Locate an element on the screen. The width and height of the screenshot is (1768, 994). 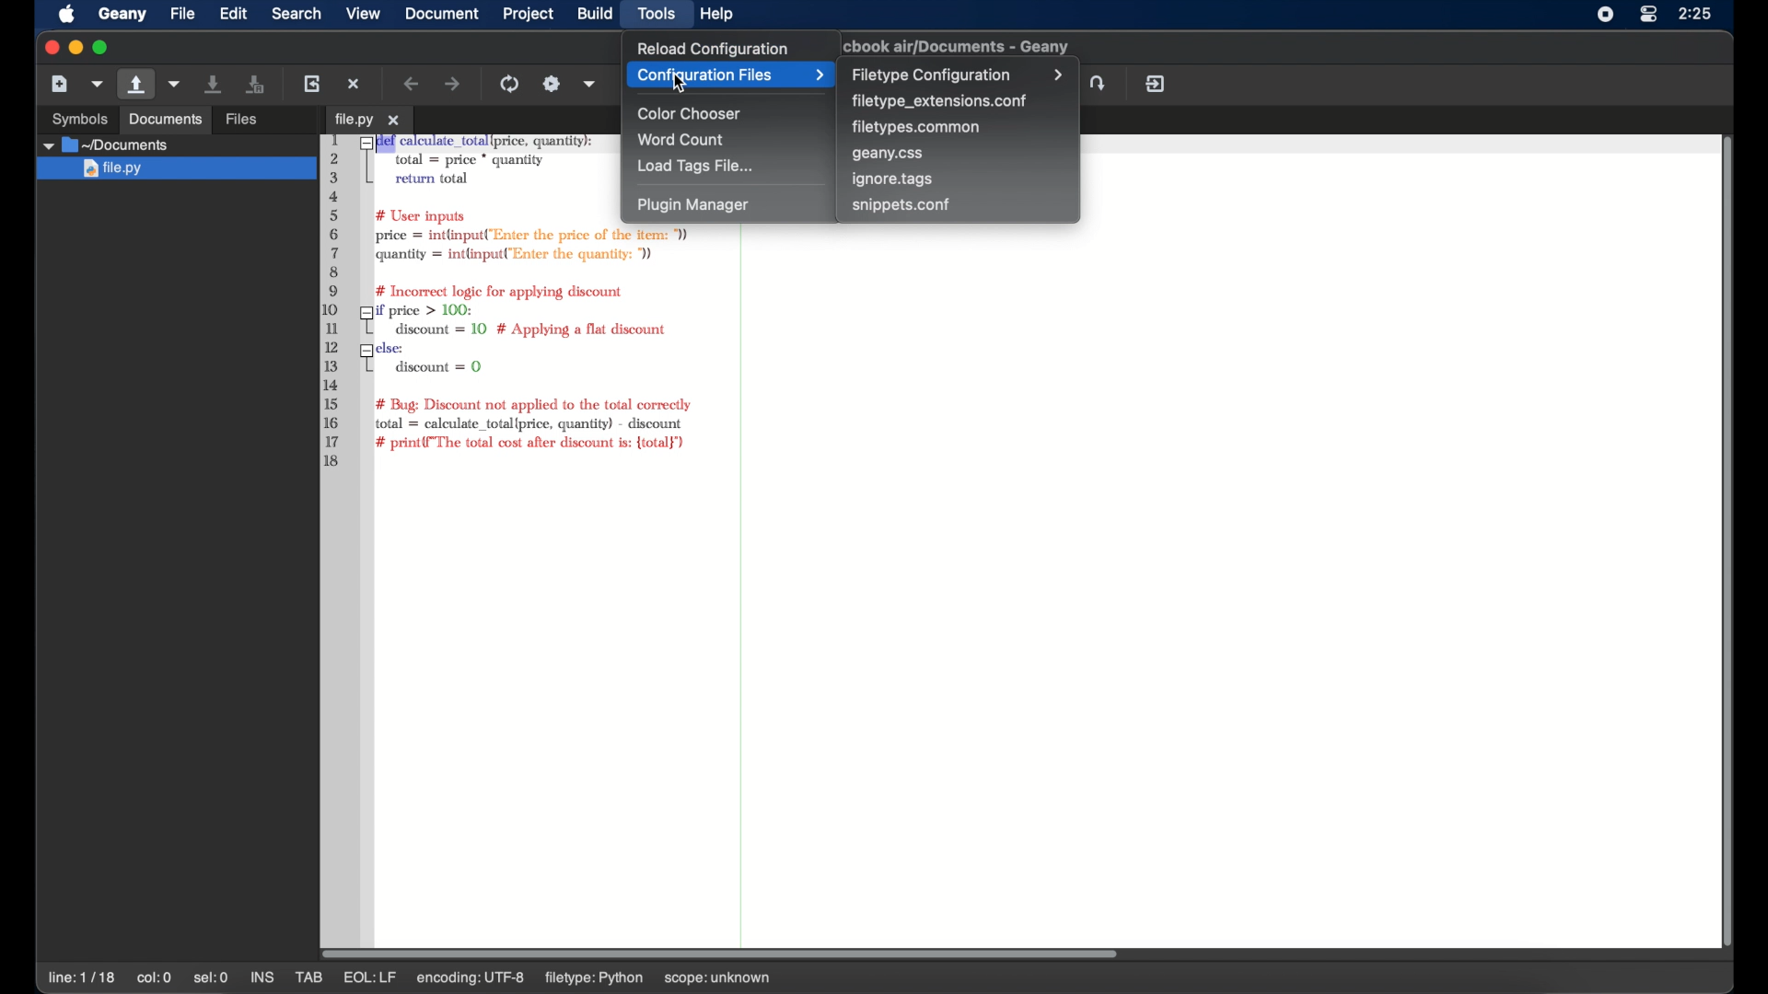
choose more build actions is located at coordinates (590, 84).